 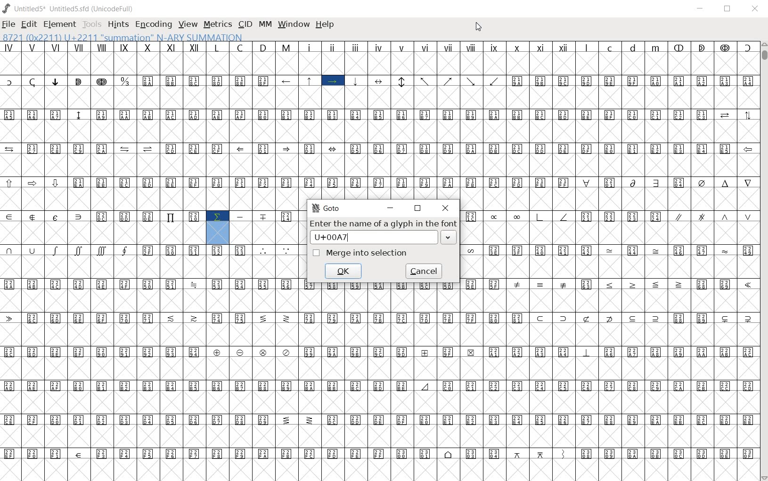 What do you see at coordinates (219, 25) in the screenshot?
I see `METRICS` at bounding box center [219, 25].